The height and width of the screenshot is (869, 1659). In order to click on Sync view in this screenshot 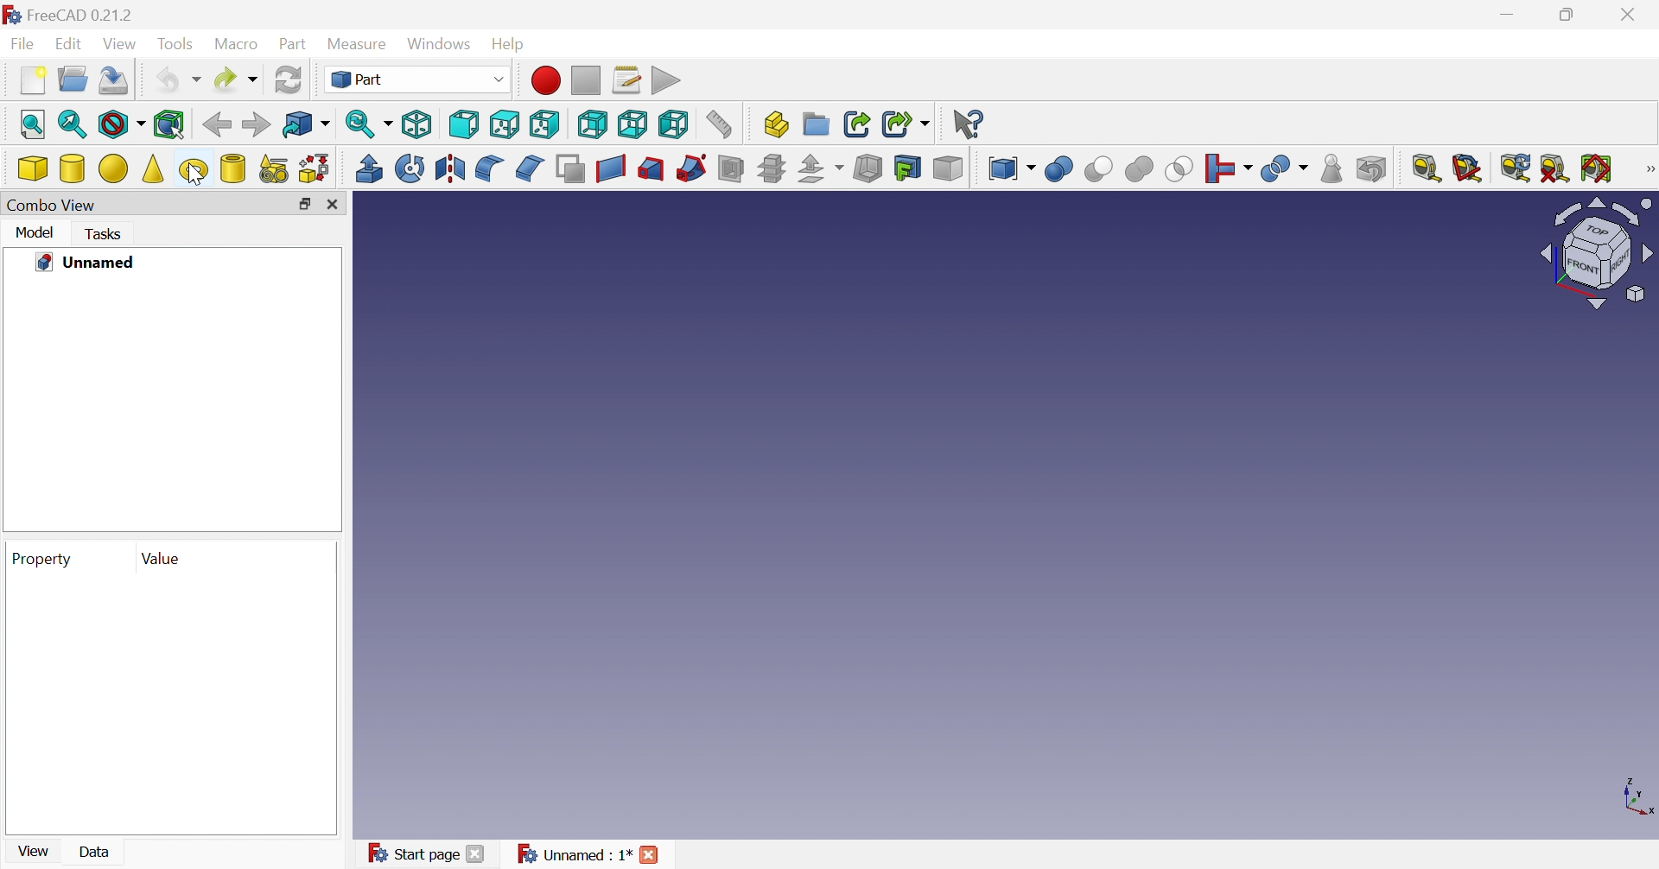, I will do `click(369, 123)`.